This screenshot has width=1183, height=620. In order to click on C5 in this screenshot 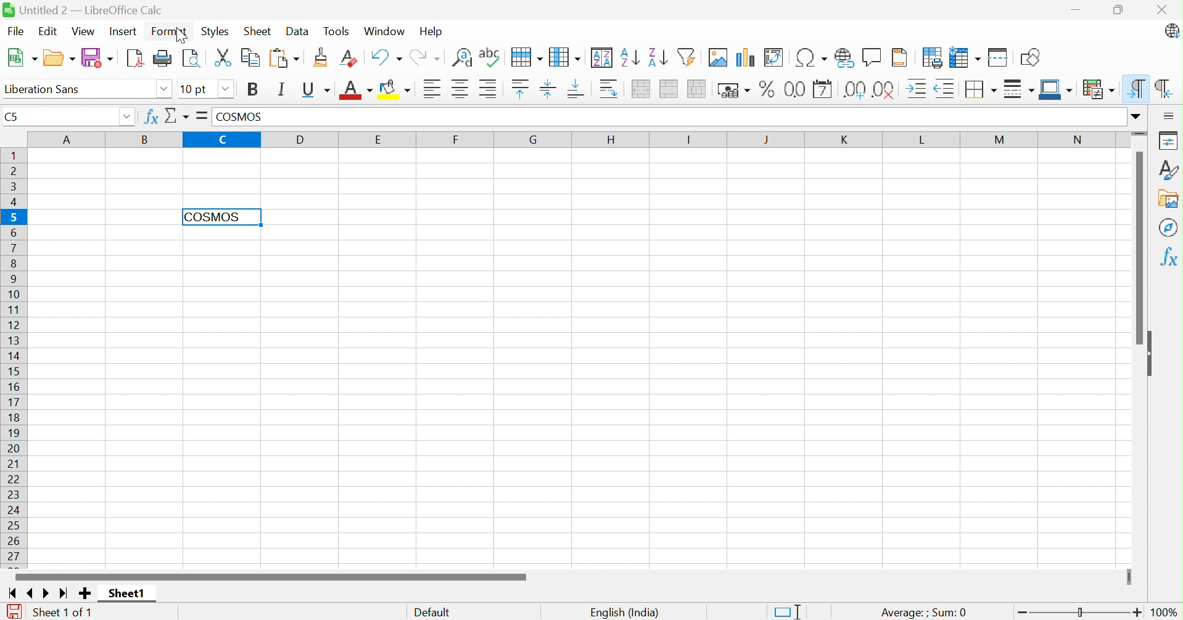, I will do `click(13, 117)`.